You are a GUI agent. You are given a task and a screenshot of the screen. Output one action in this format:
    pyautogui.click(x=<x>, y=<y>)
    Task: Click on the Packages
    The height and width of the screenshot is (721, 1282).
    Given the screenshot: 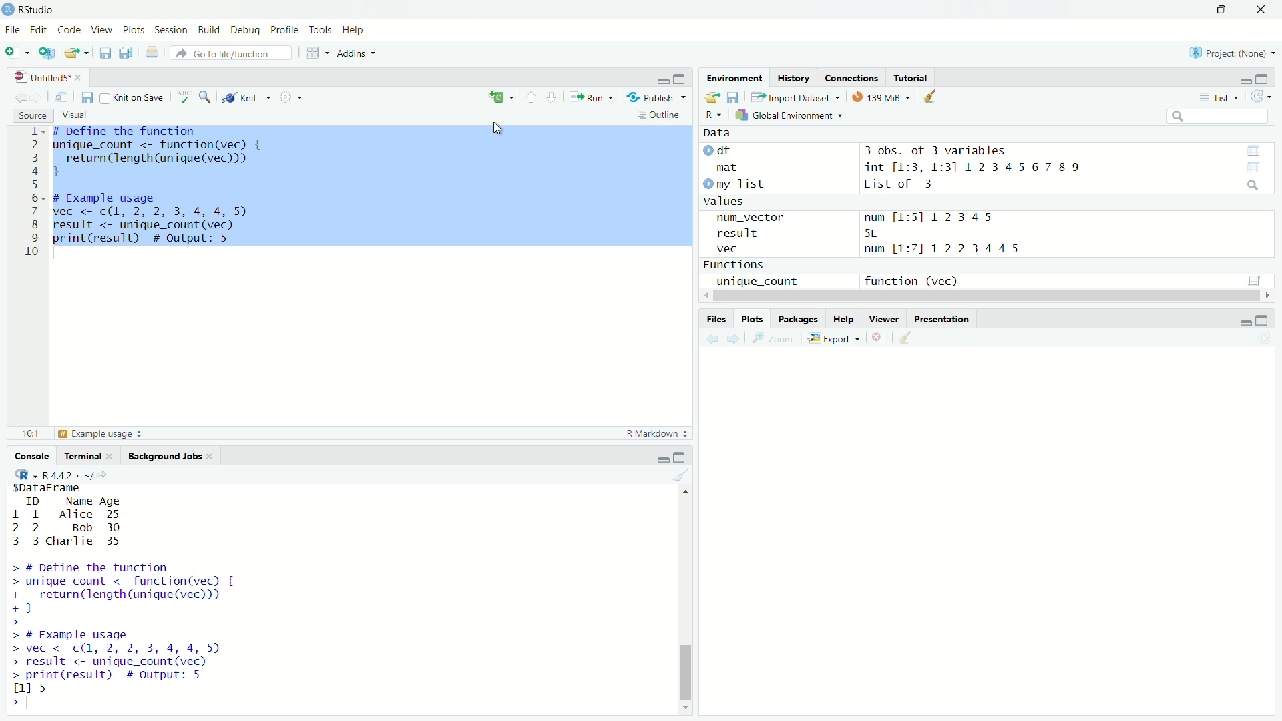 What is the action you would take?
    pyautogui.click(x=797, y=319)
    